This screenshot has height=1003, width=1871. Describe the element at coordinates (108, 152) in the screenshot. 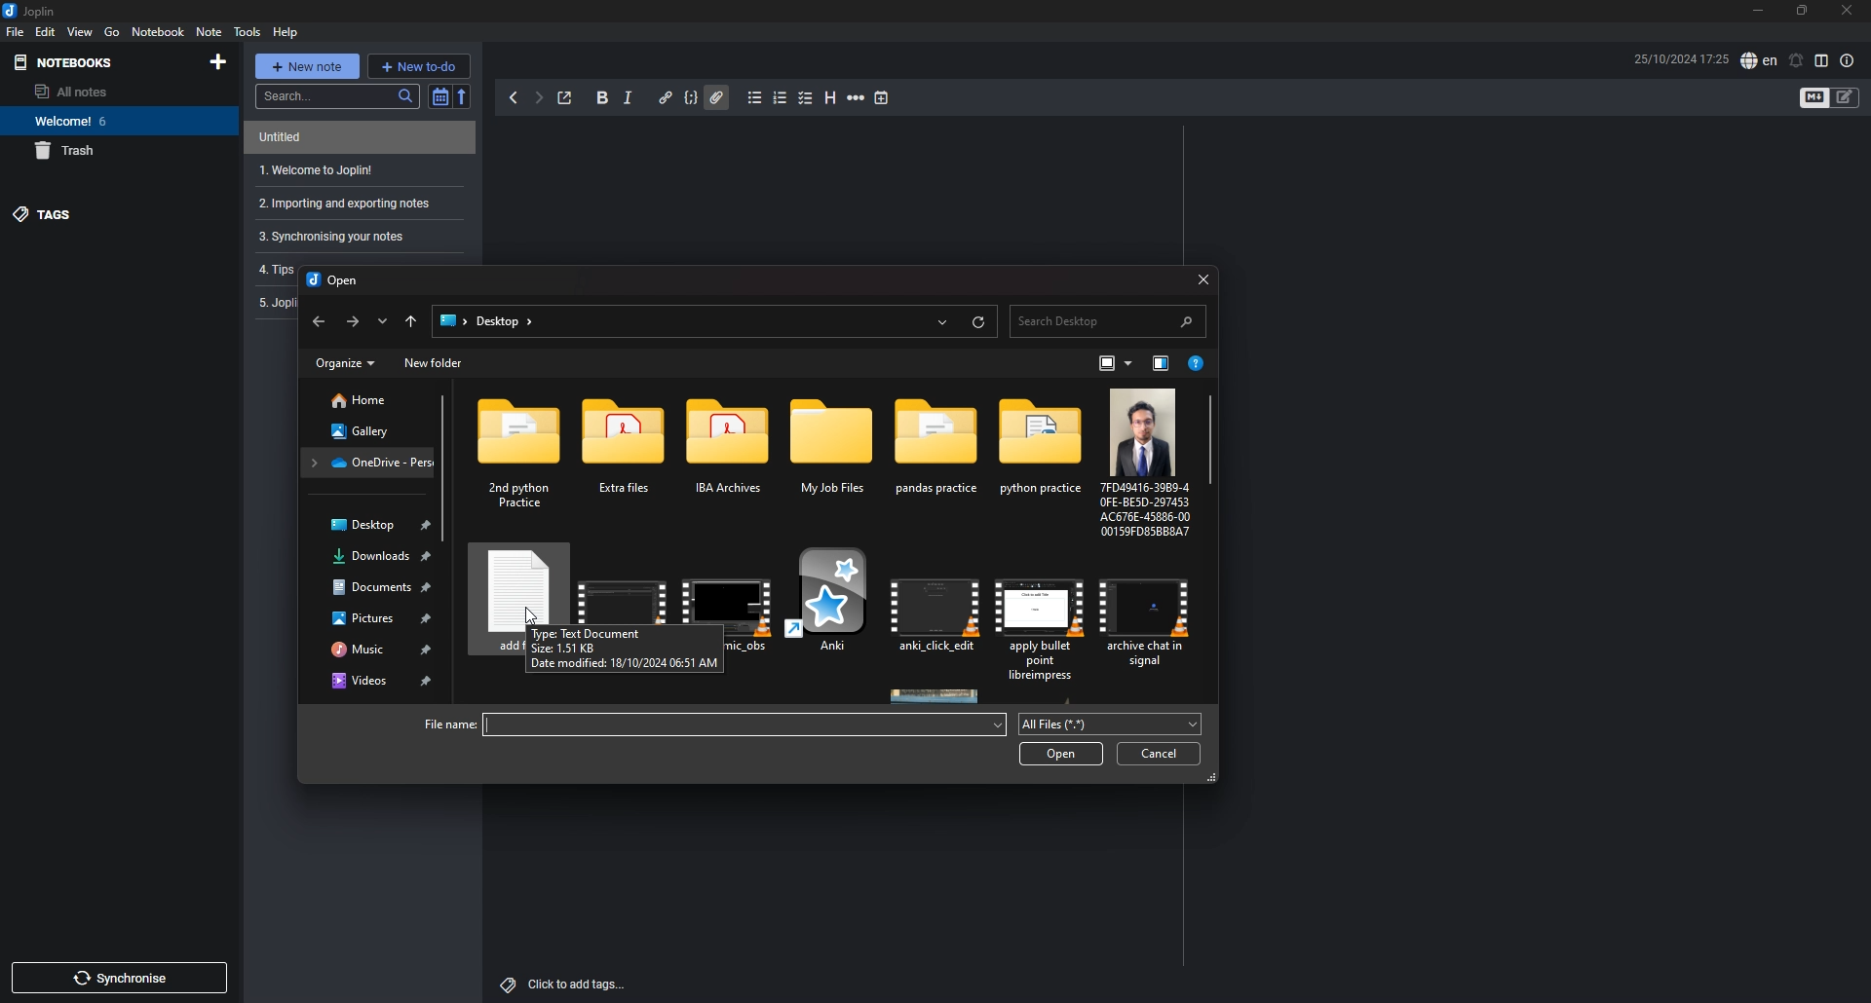

I see `trash` at that location.